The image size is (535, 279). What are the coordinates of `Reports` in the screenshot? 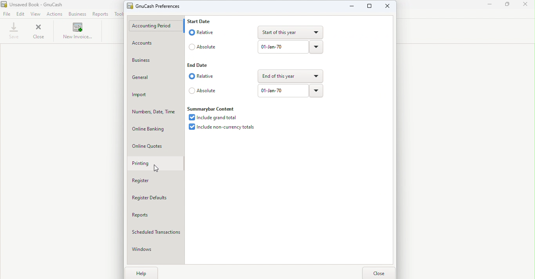 It's located at (102, 14).